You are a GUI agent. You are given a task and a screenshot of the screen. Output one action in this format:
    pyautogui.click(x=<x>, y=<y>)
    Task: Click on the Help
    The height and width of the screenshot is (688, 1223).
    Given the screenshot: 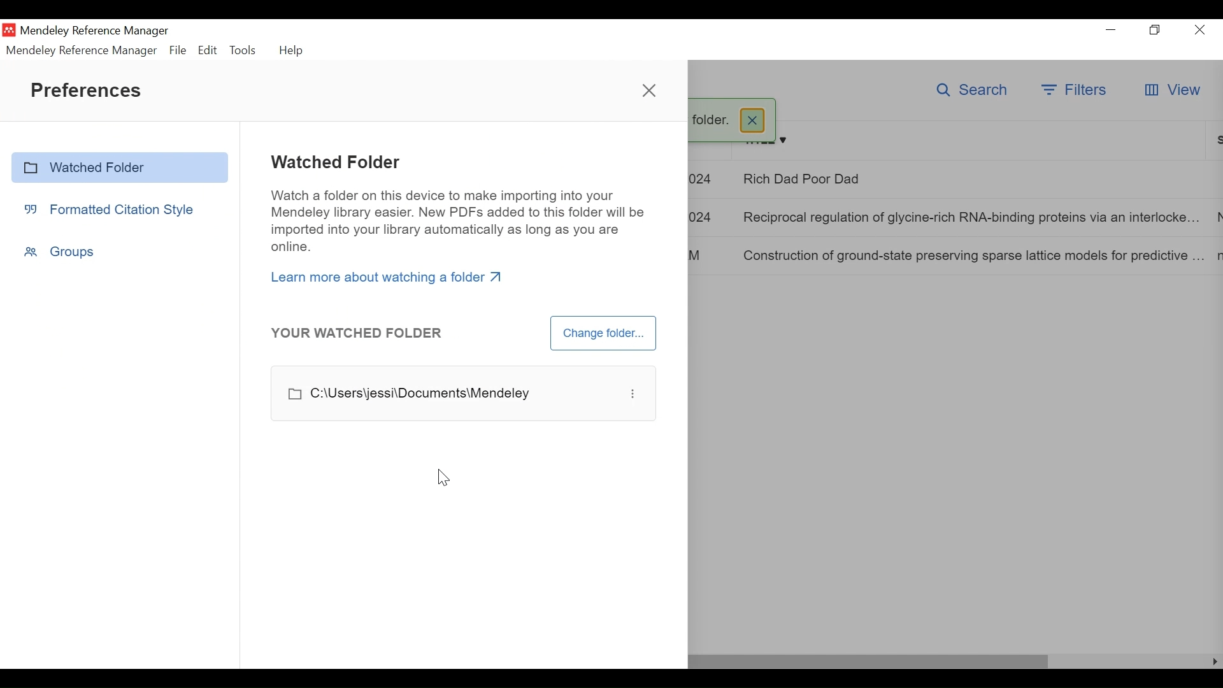 What is the action you would take?
    pyautogui.click(x=292, y=50)
    